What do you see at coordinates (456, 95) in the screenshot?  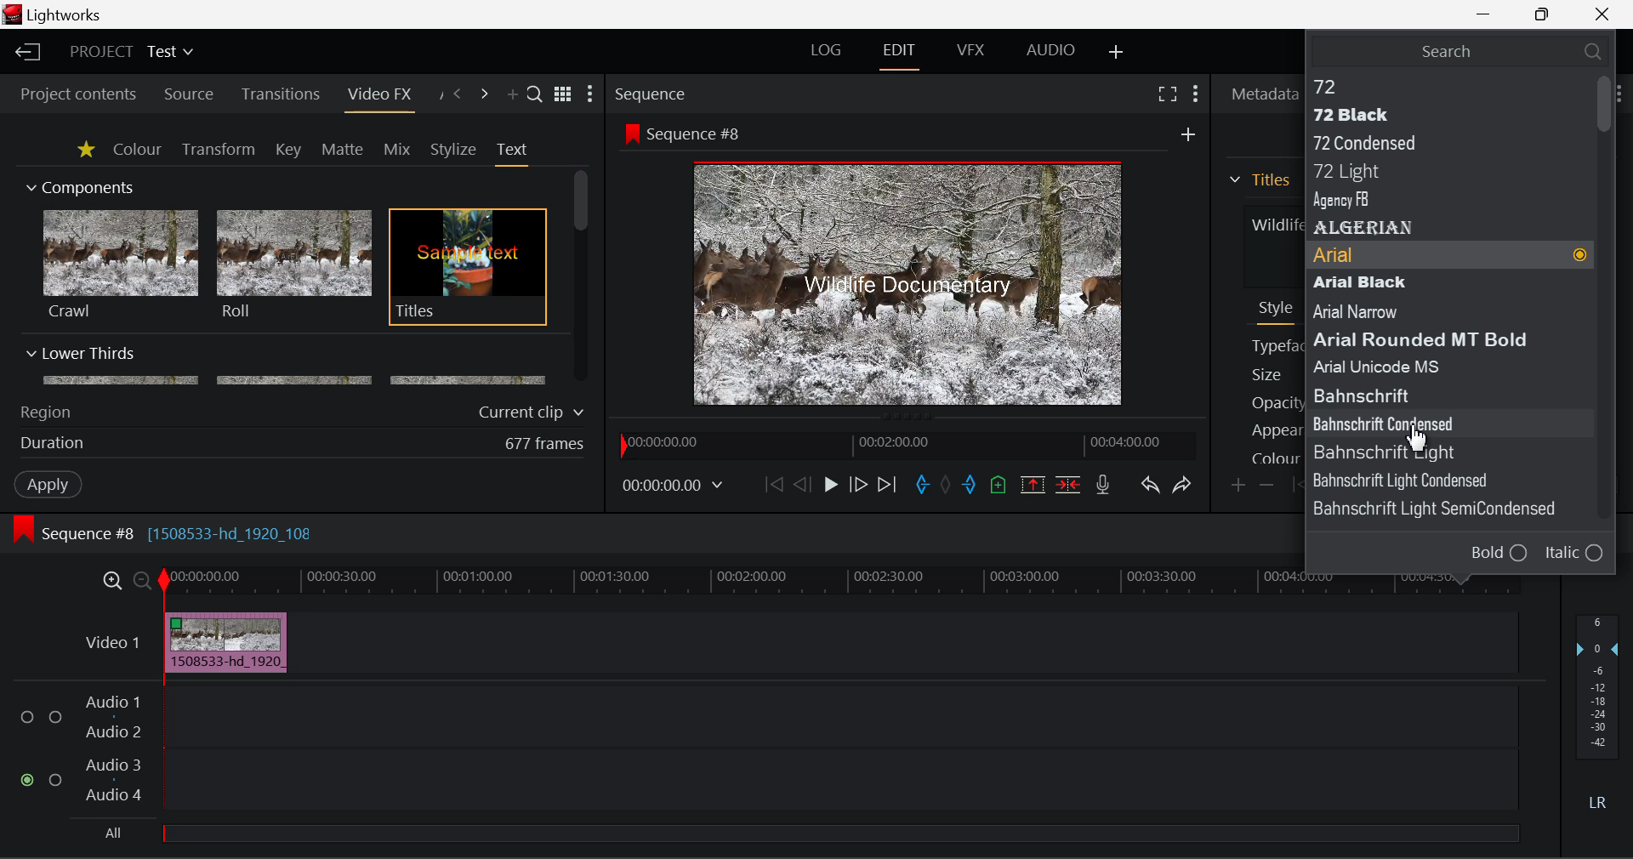 I see `Previous Panel` at bounding box center [456, 95].